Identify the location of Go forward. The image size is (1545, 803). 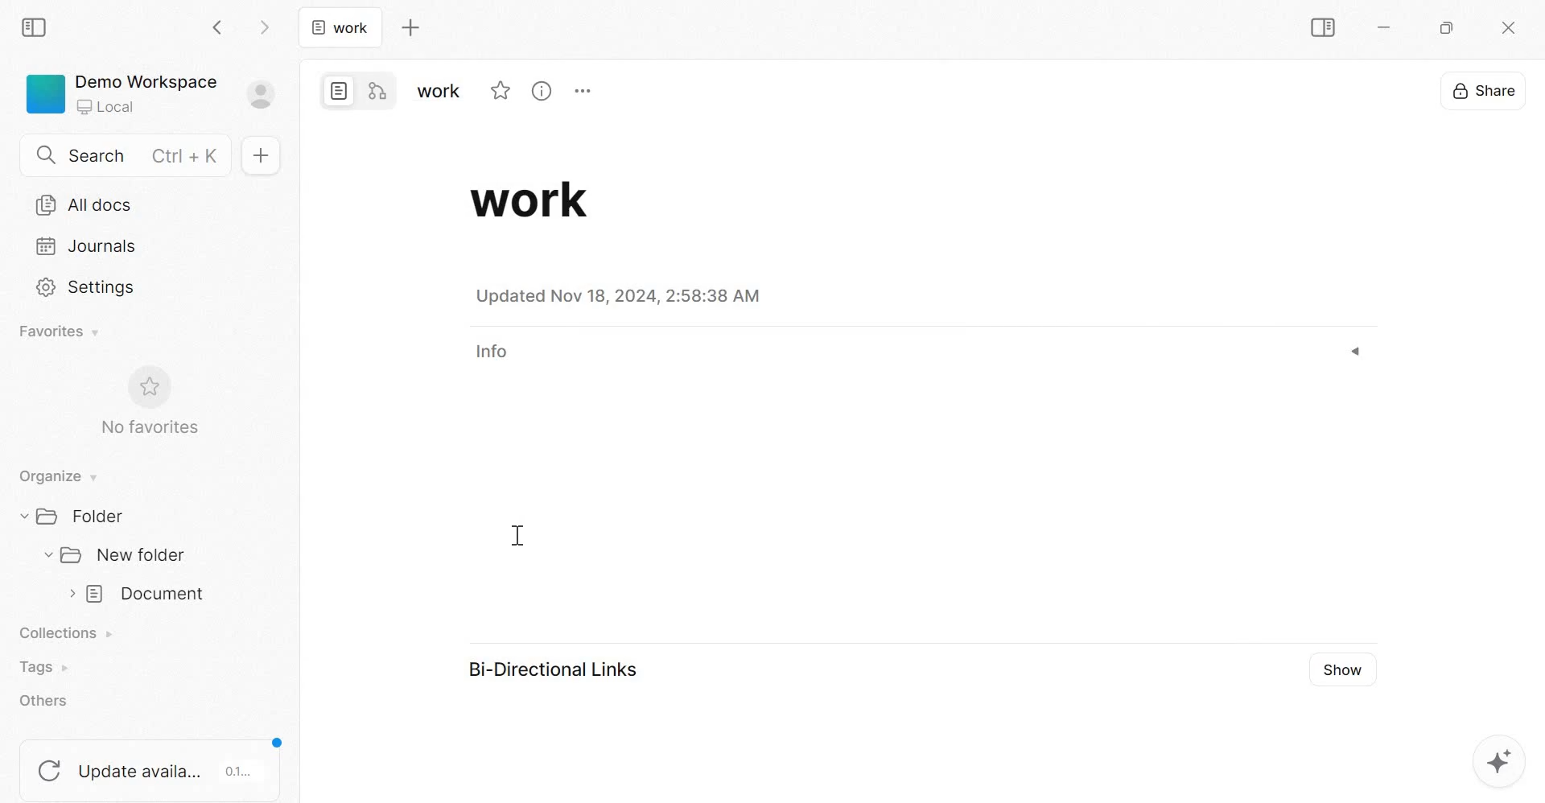
(265, 26).